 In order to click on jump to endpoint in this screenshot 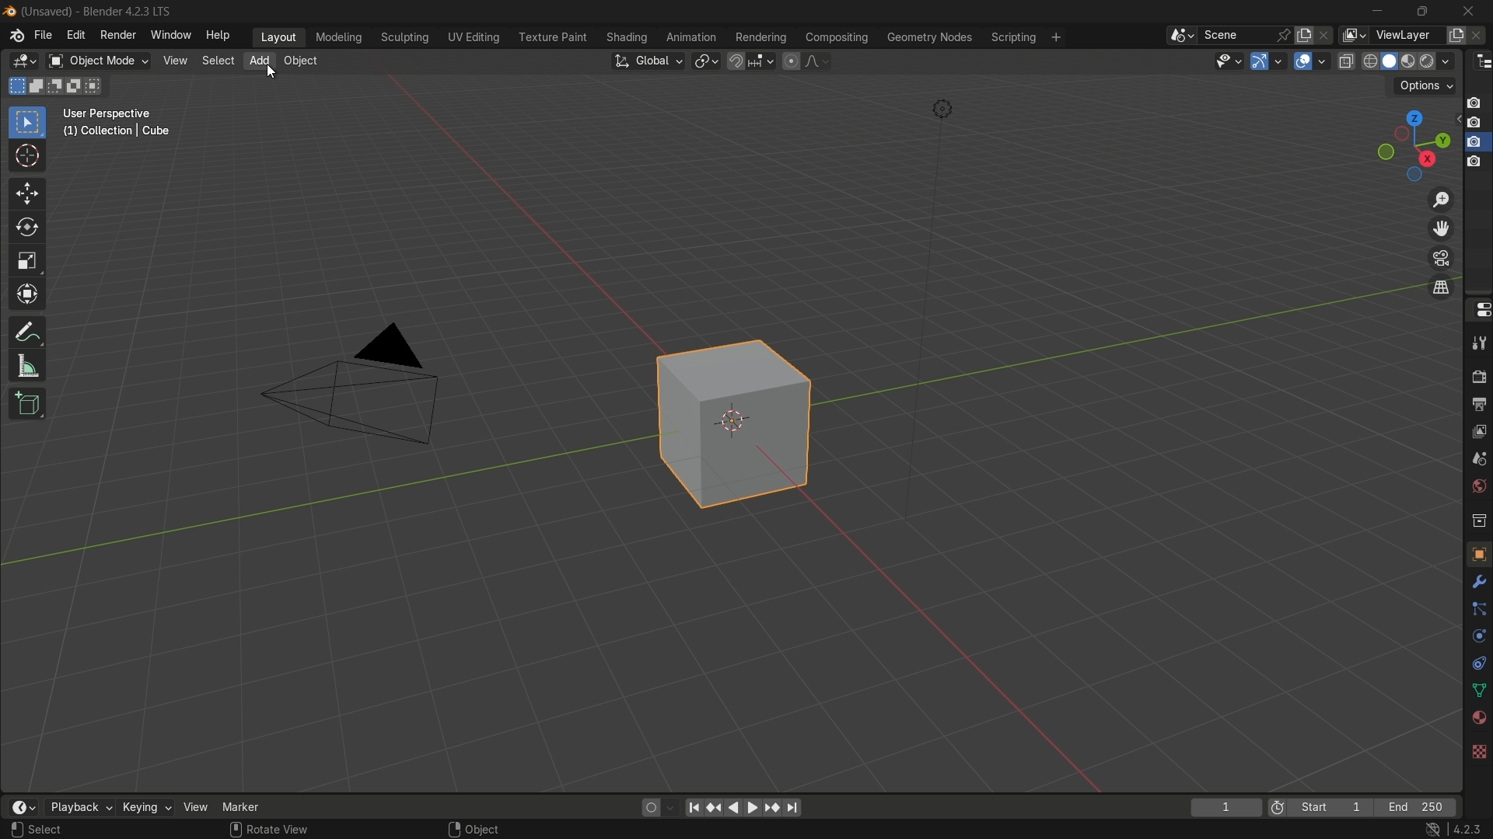, I will do `click(794, 808)`.